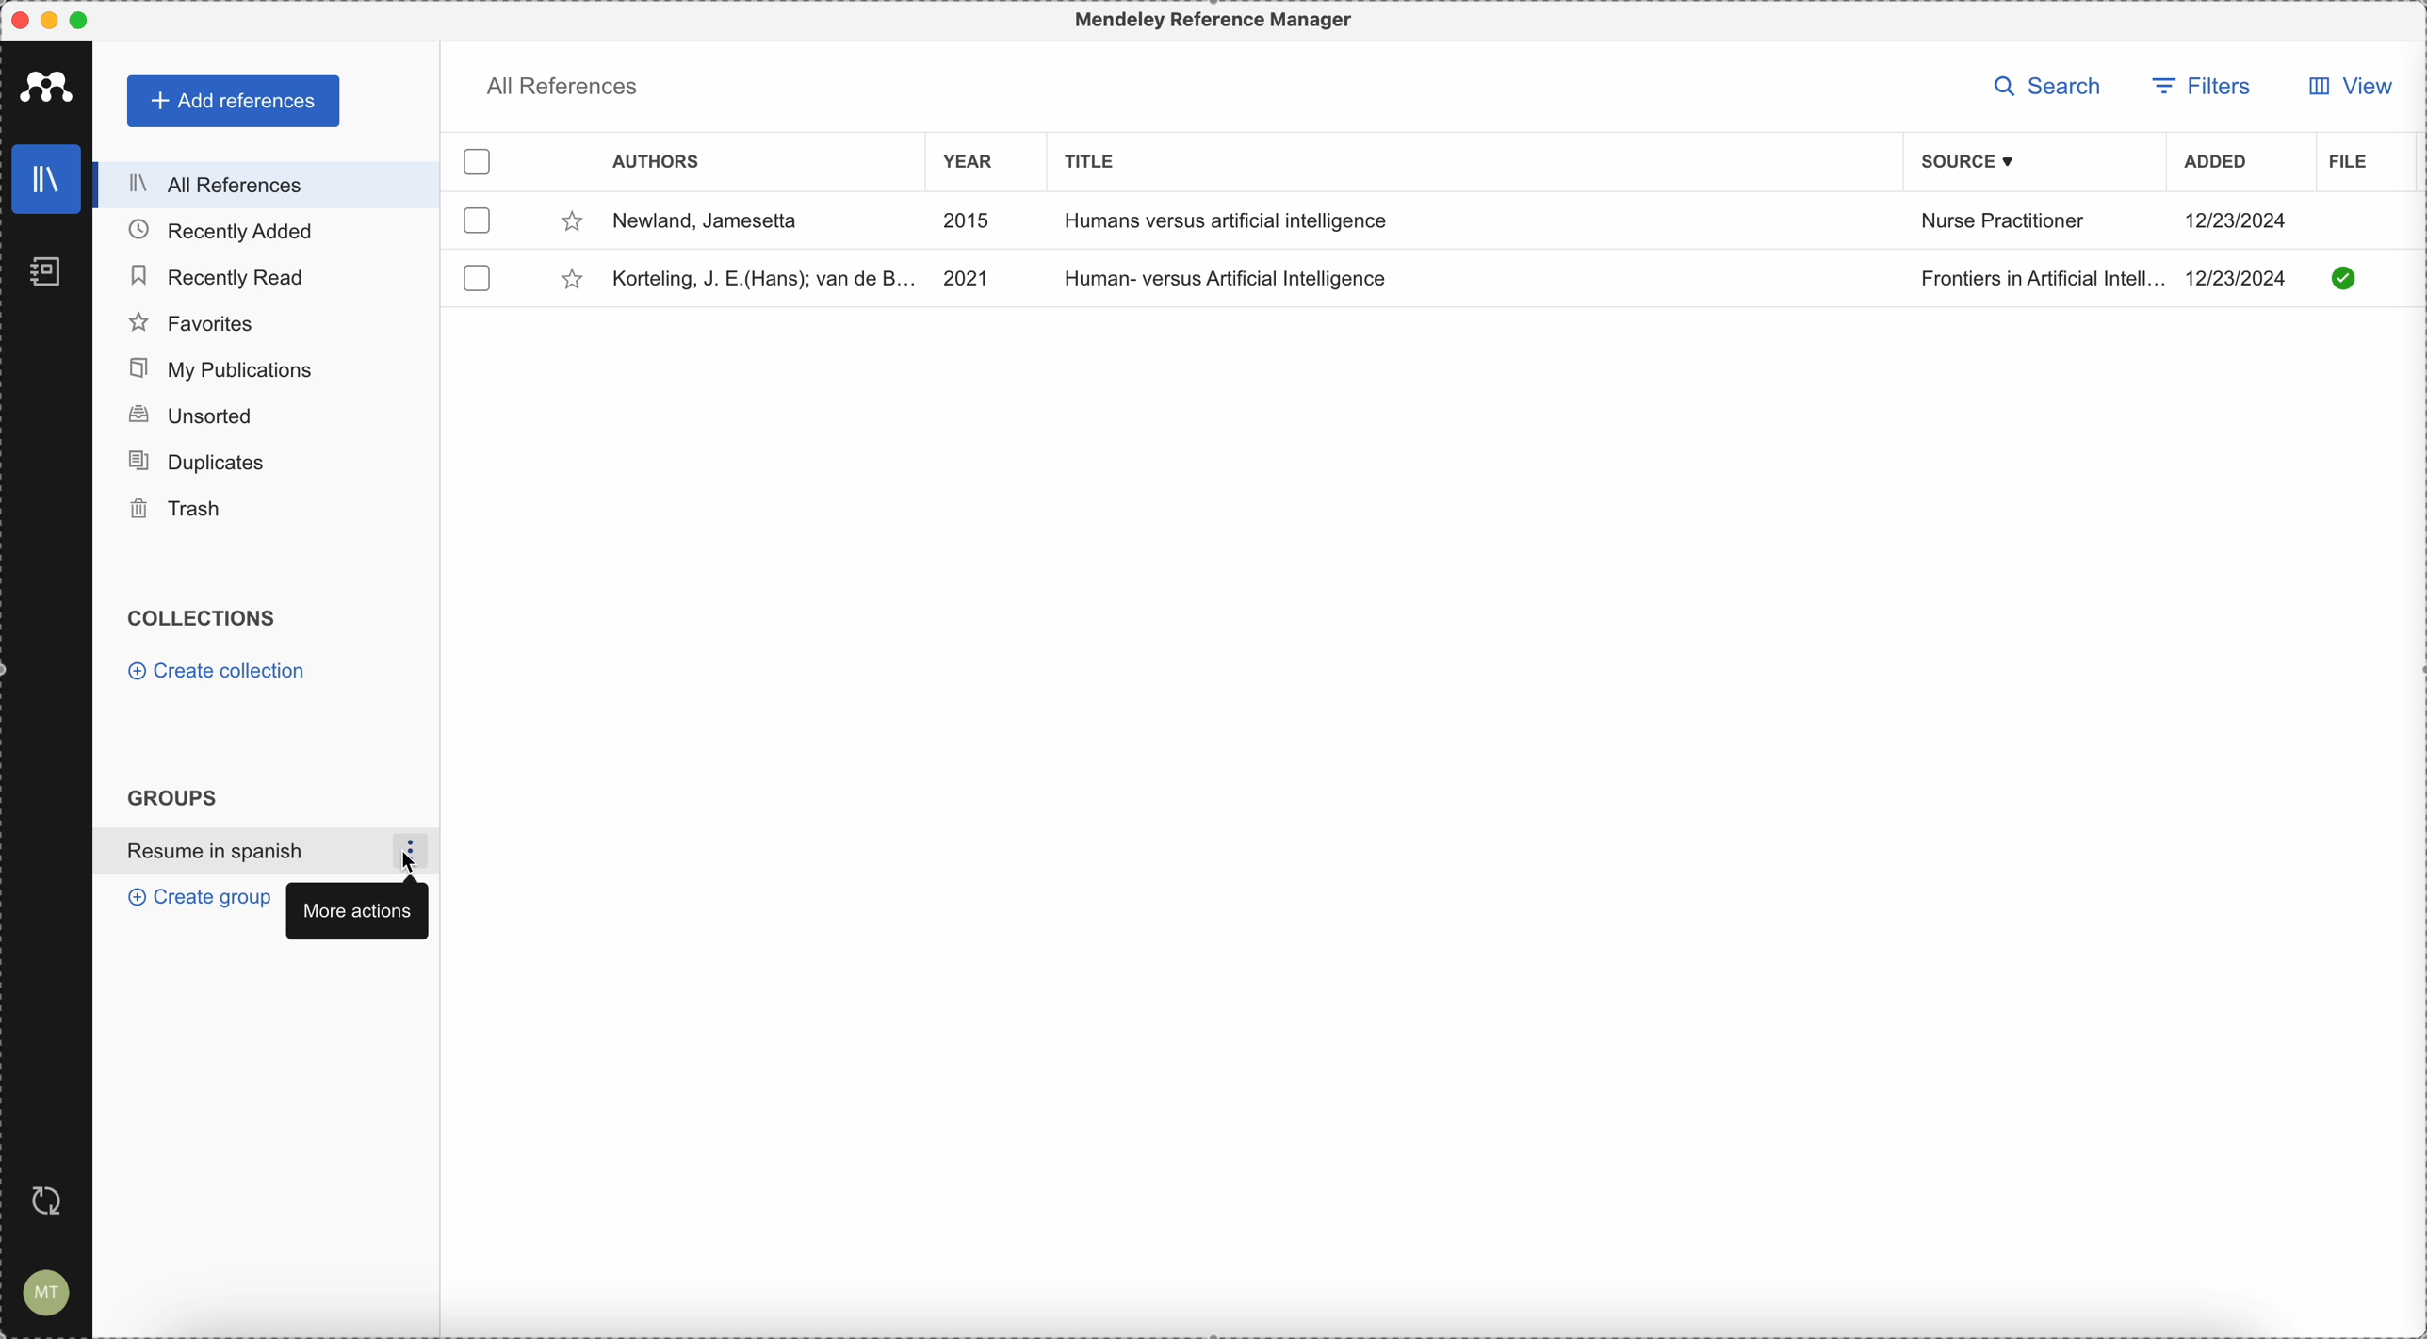 The height and width of the screenshot is (1339, 2427). What do you see at coordinates (2343, 91) in the screenshot?
I see `view` at bounding box center [2343, 91].